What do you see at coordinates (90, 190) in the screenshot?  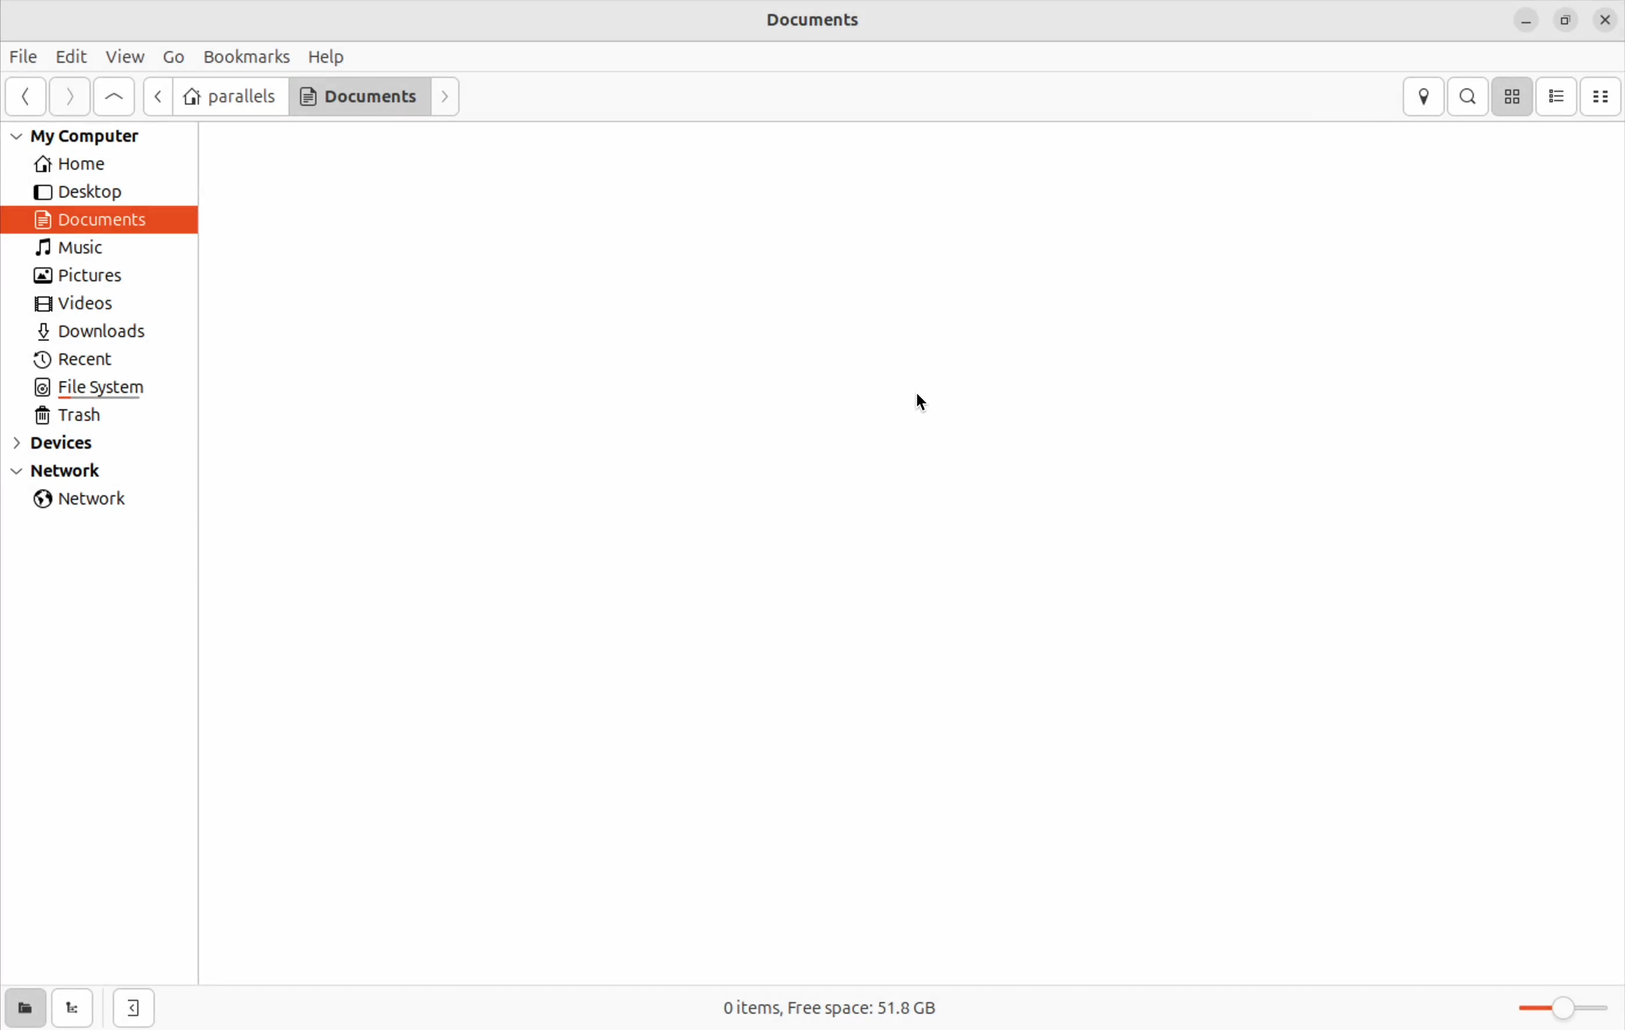 I see `Desktop` at bounding box center [90, 190].